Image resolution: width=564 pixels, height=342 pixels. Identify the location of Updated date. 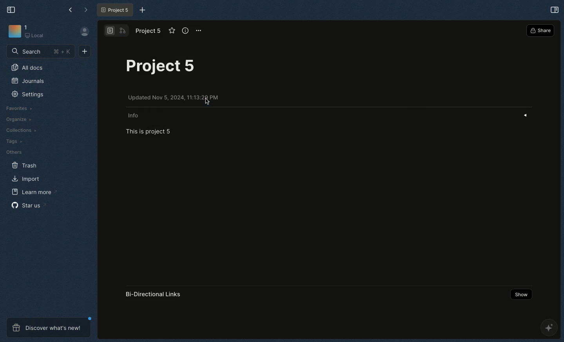
(183, 99).